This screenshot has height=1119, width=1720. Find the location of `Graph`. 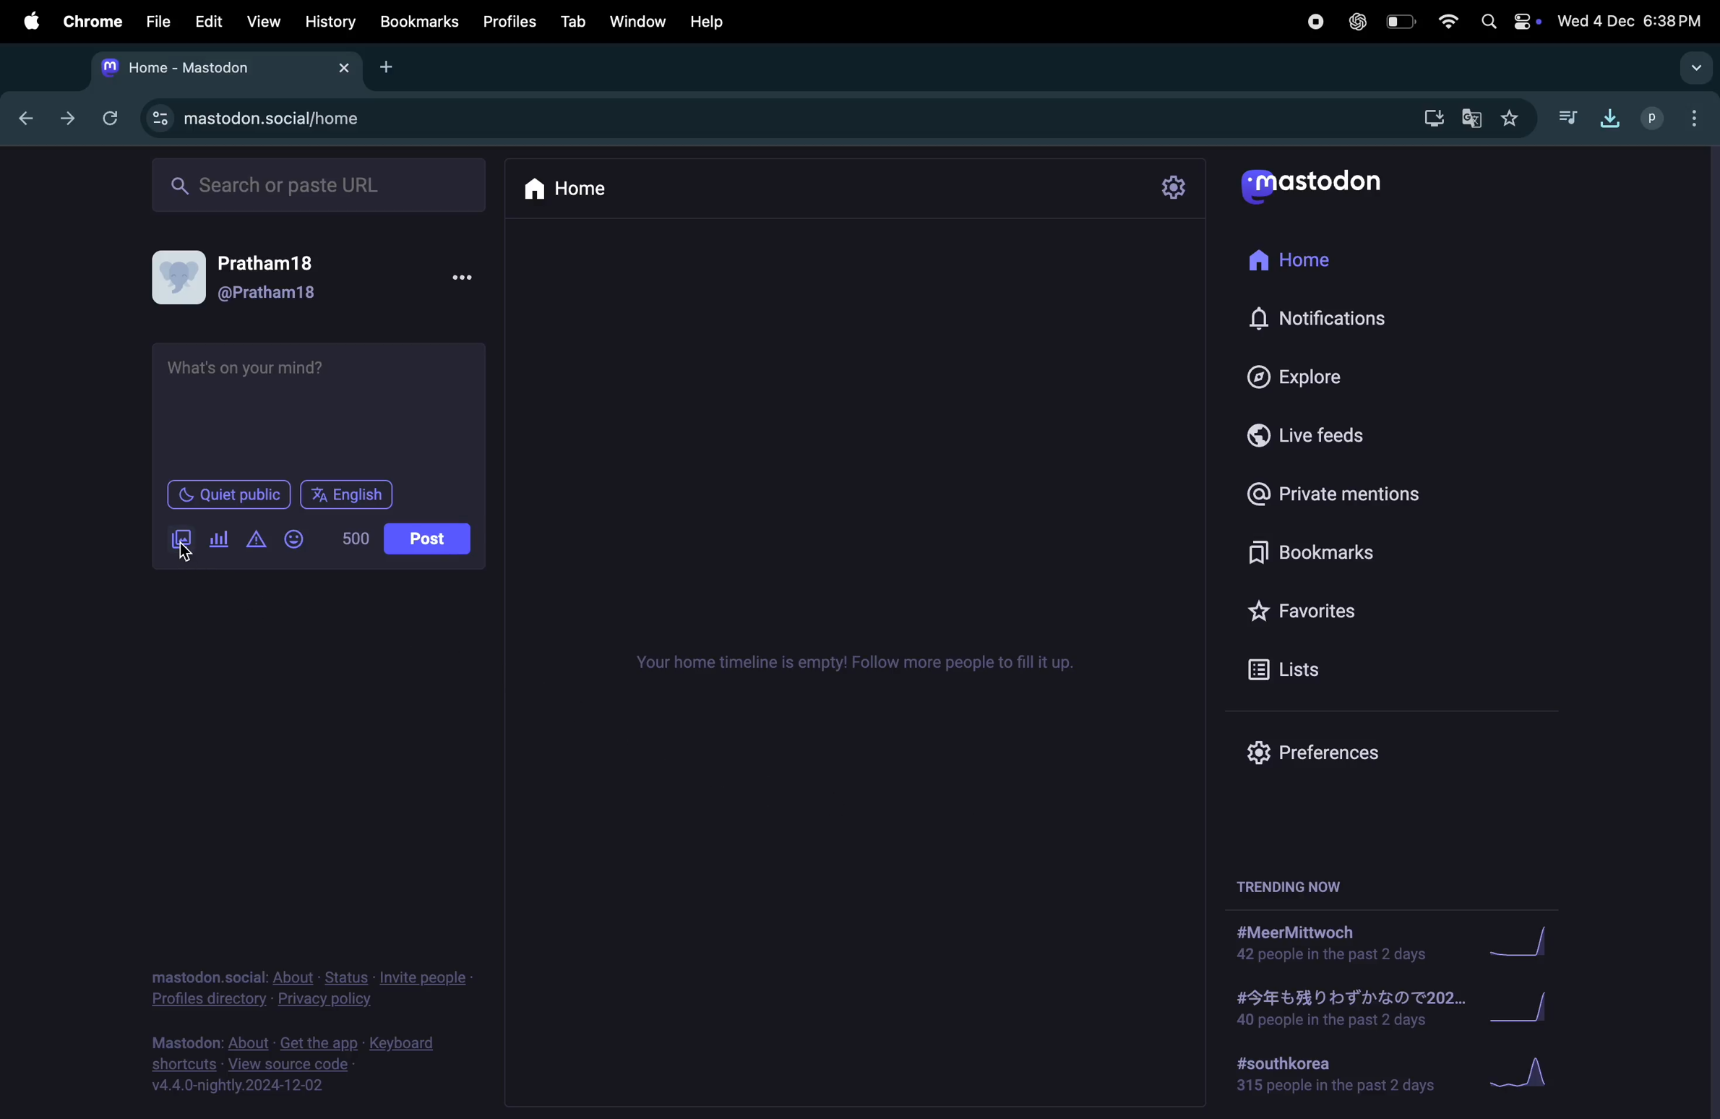

Graph is located at coordinates (1527, 1075).